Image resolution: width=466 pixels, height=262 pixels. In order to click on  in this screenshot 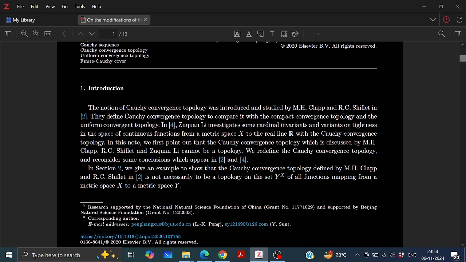, I will do `click(137, 240)`.